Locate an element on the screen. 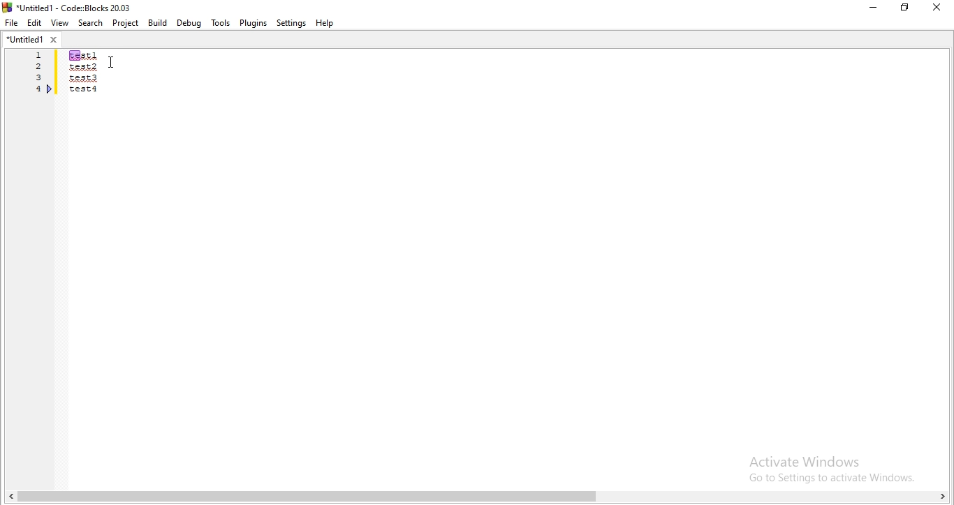  Test 1, test 2, test 3, test 4 is located at coordinates (102, 83).